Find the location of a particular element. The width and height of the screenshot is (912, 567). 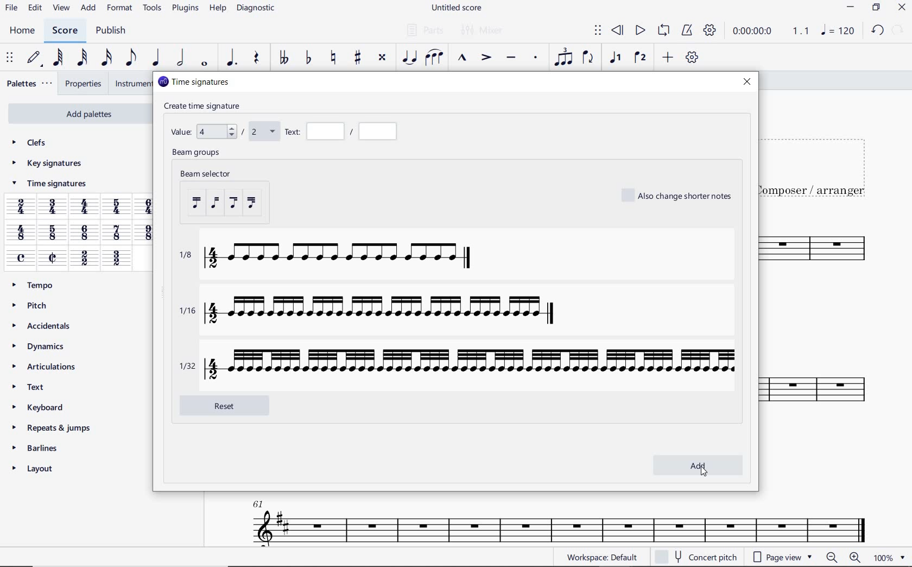

1/32 with time signature 4/2 is located at coordinates (459, 364).